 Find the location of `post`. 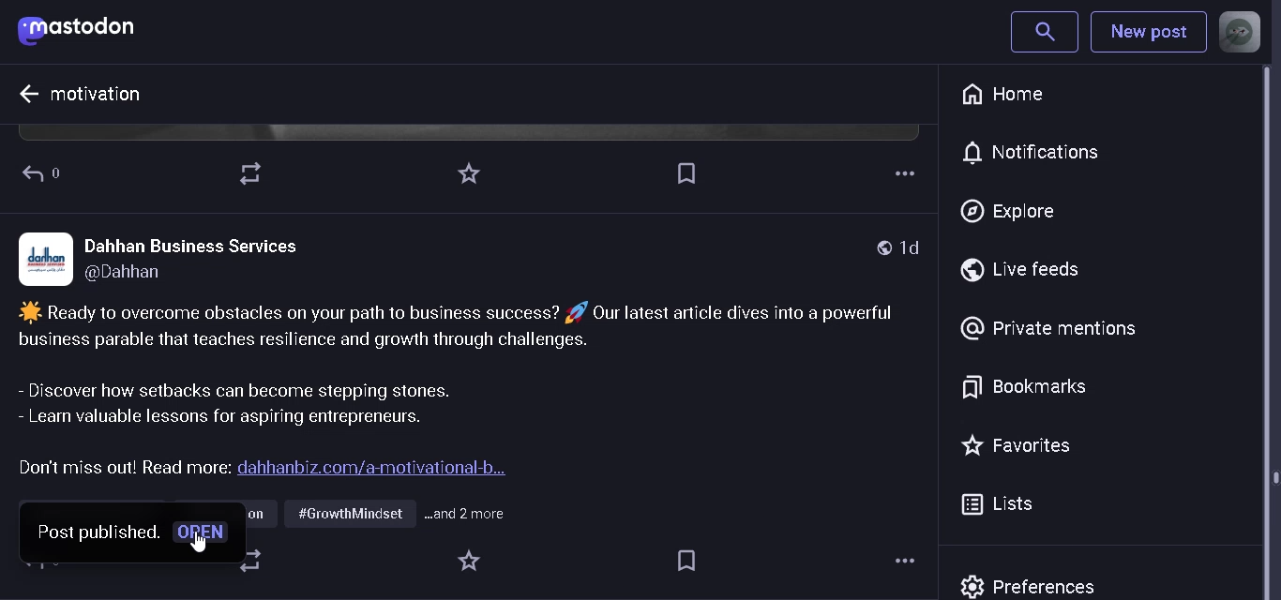

post is located at coordinates (474, 390).